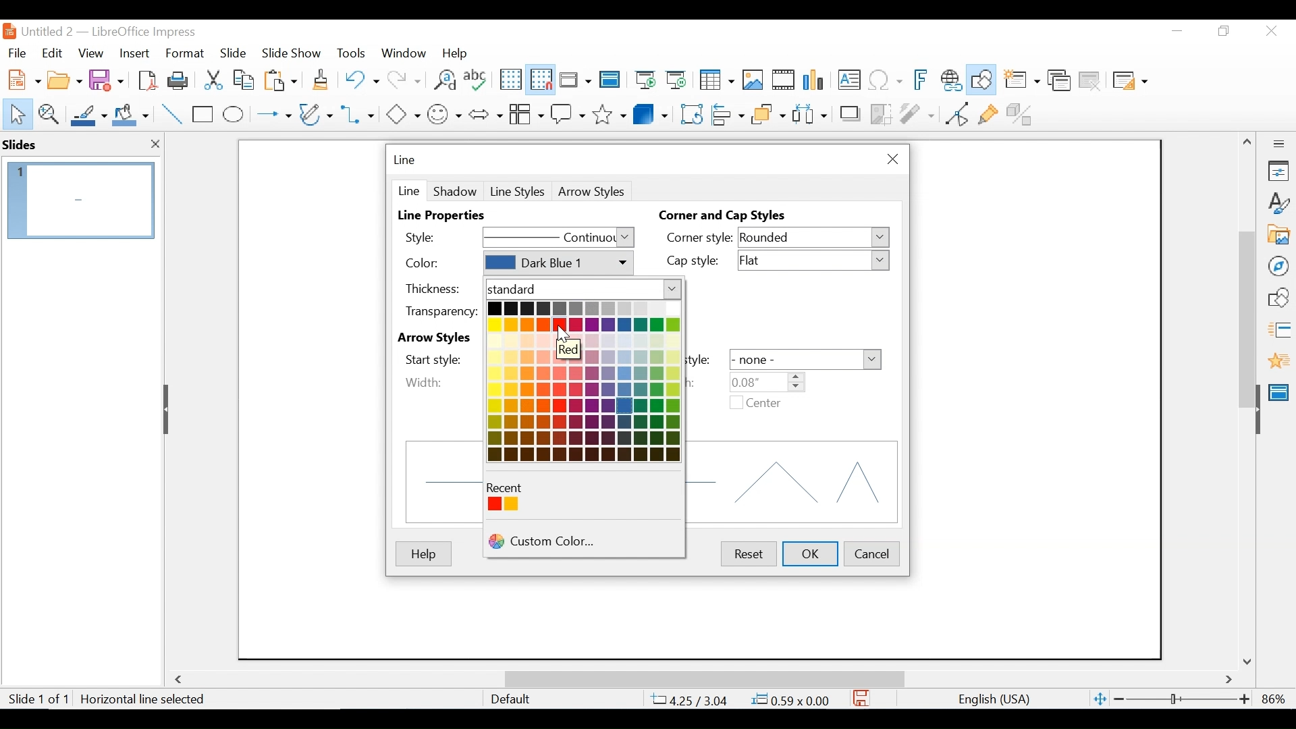  I want to click on Export as PDF, so click(147, 79).